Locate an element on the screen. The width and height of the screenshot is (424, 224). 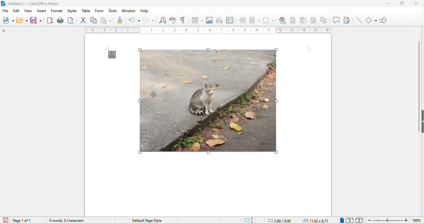
tools is located at coordinates (113, 10).